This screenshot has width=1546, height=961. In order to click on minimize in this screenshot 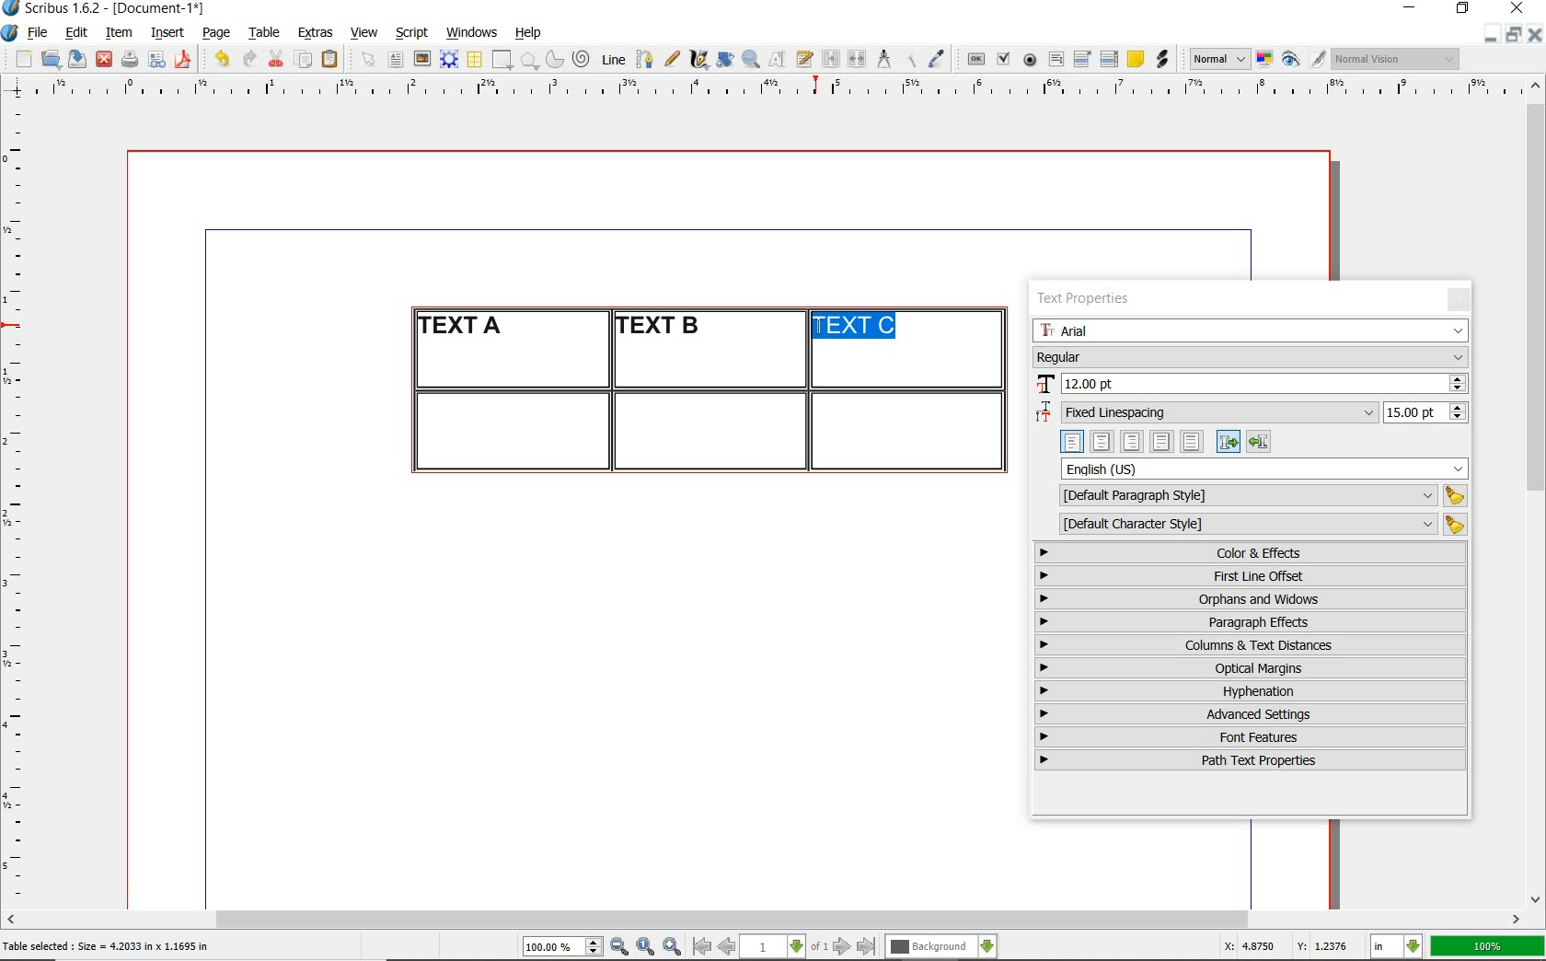, I will do `click(1492, 33)`.